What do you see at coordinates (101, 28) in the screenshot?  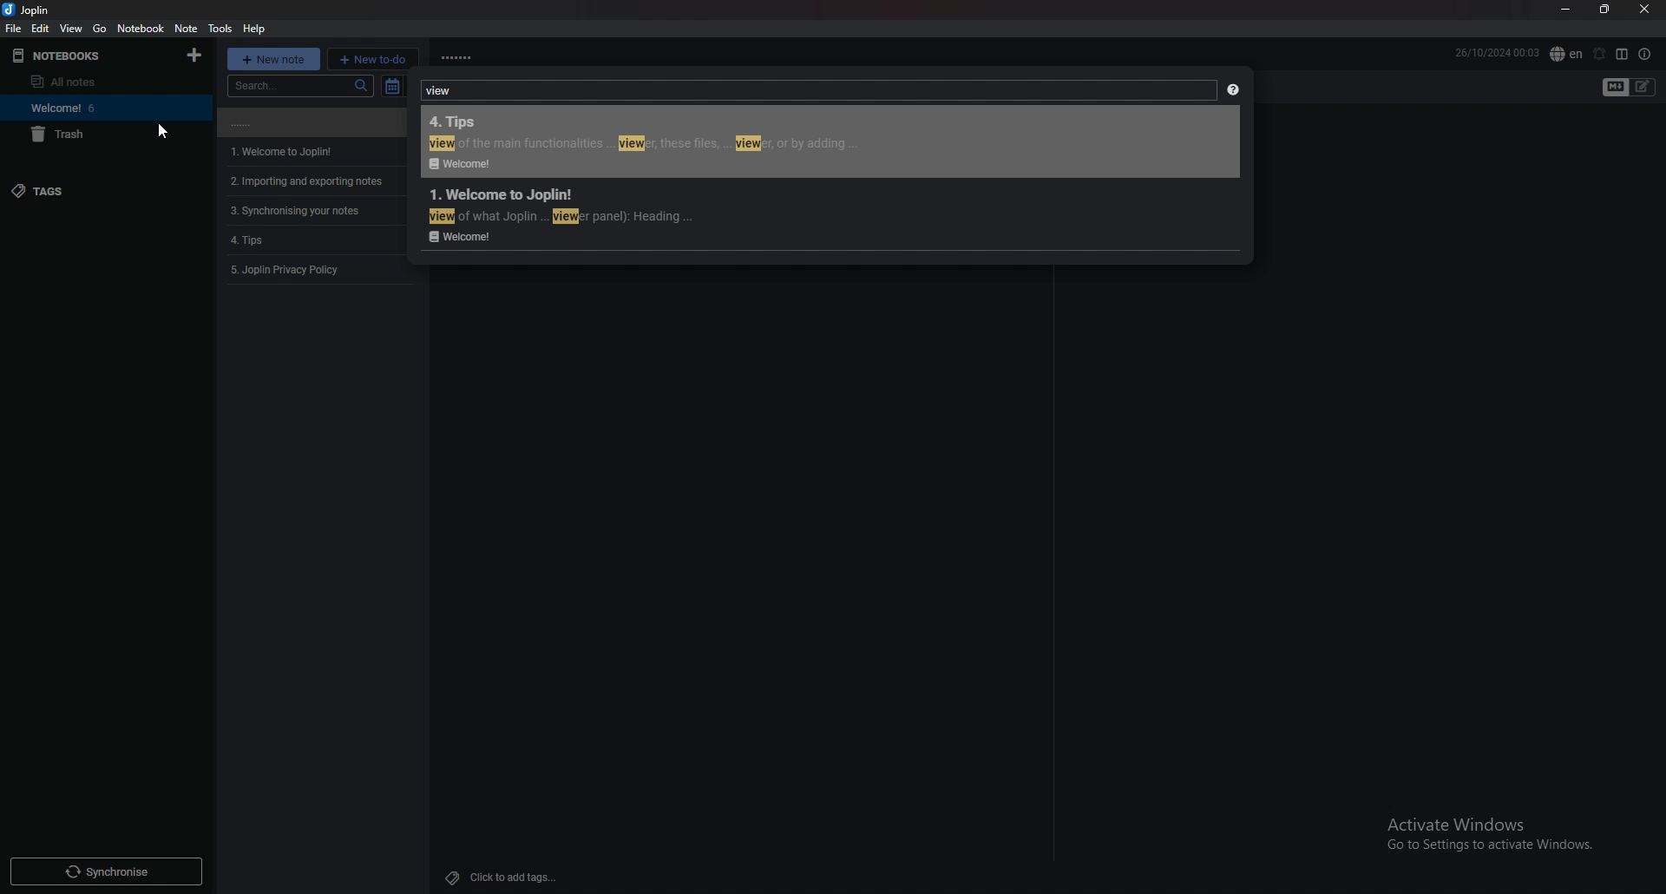 I see `go` at bounding box center [101, 28].